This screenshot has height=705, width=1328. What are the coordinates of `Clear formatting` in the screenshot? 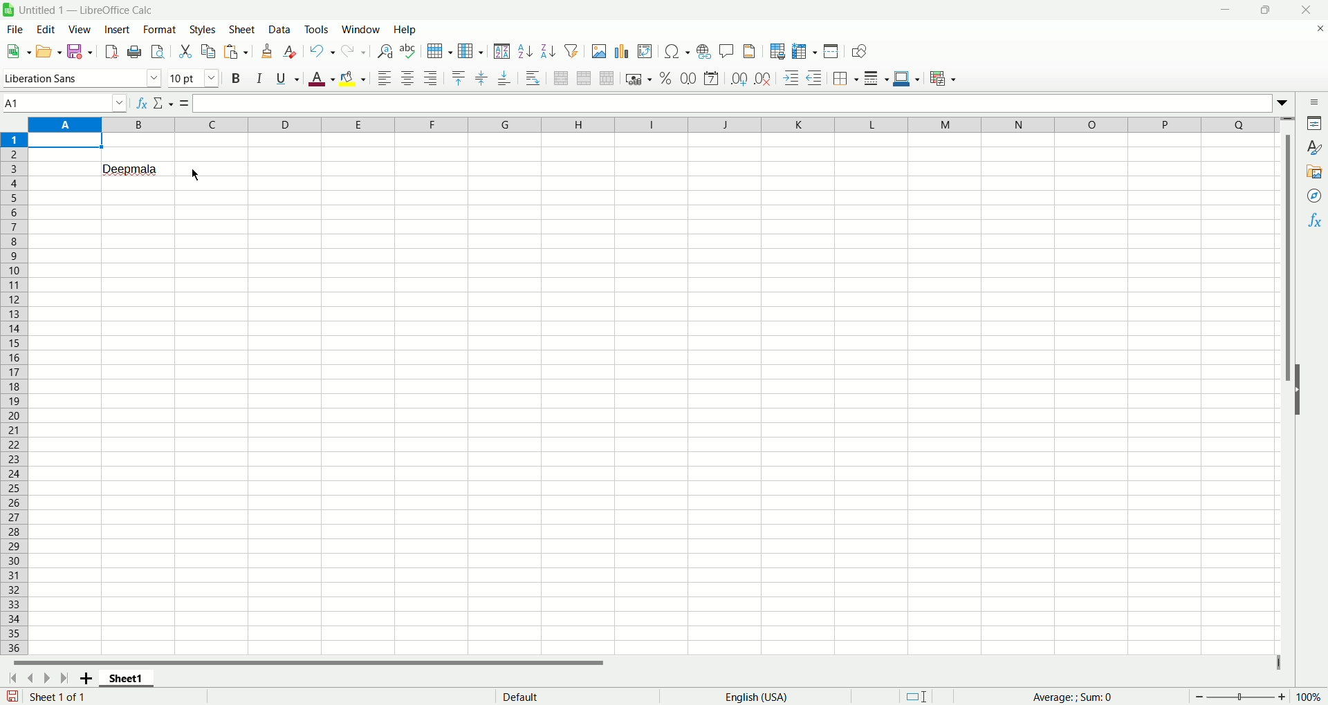 It's located at (291, 51).